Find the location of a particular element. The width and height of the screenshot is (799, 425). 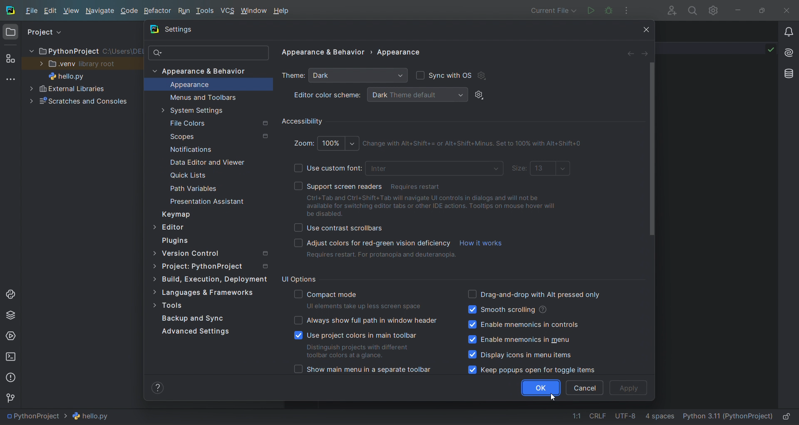

dropdown is located at coordinates (340, 143).